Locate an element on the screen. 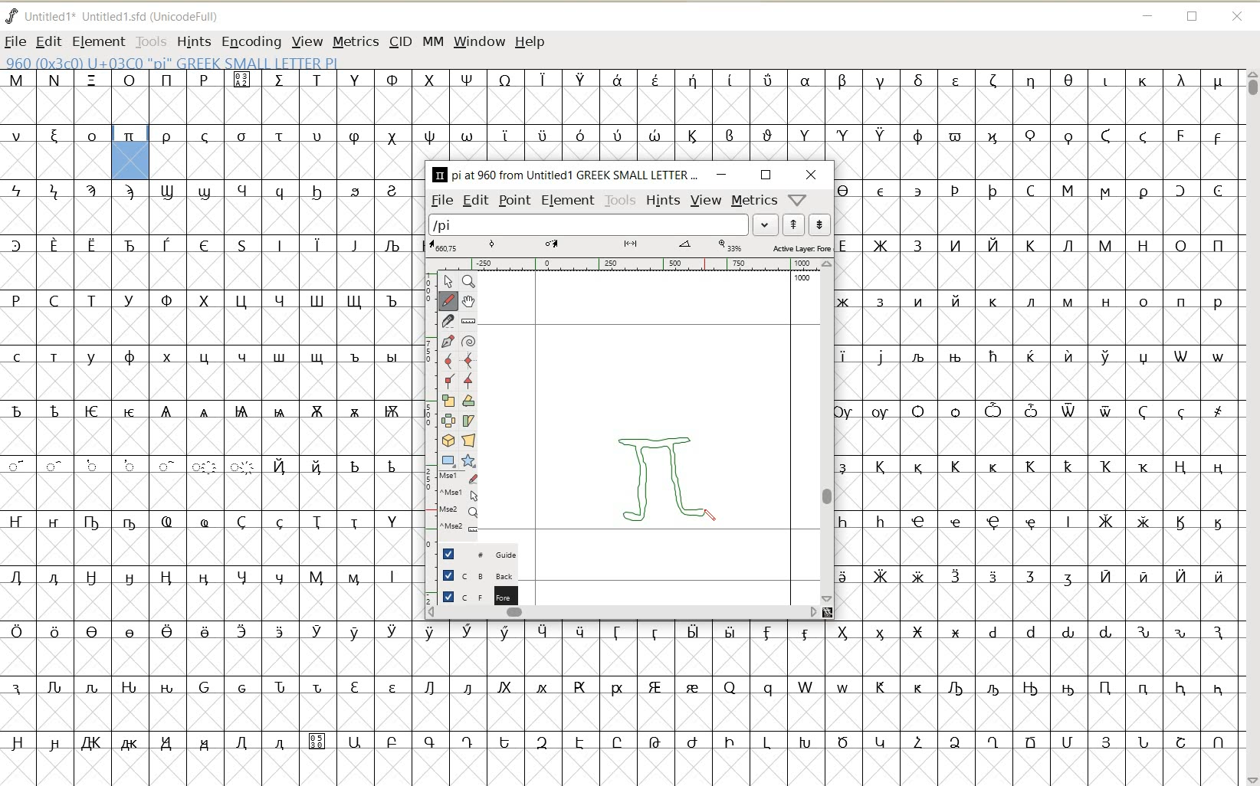 Image resolution: width=1260 pixels, height=786 pixels. RESTORE is located at coordinates (767, 175).